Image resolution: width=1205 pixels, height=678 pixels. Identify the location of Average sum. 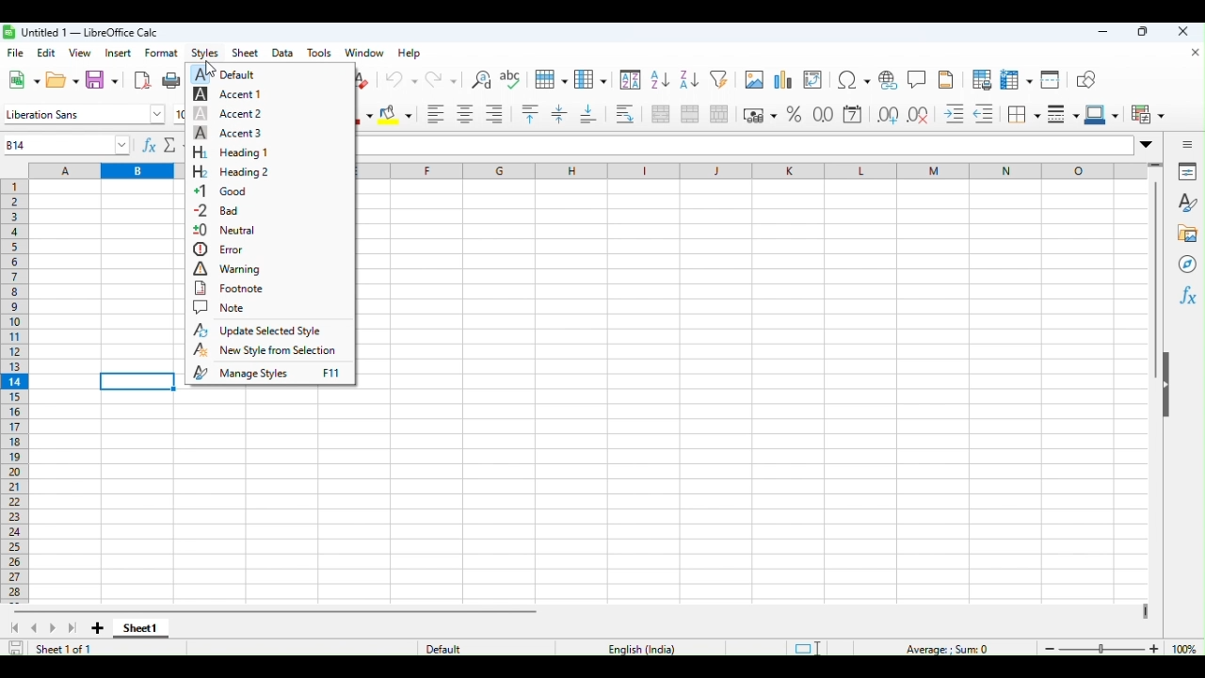
(936, 648).